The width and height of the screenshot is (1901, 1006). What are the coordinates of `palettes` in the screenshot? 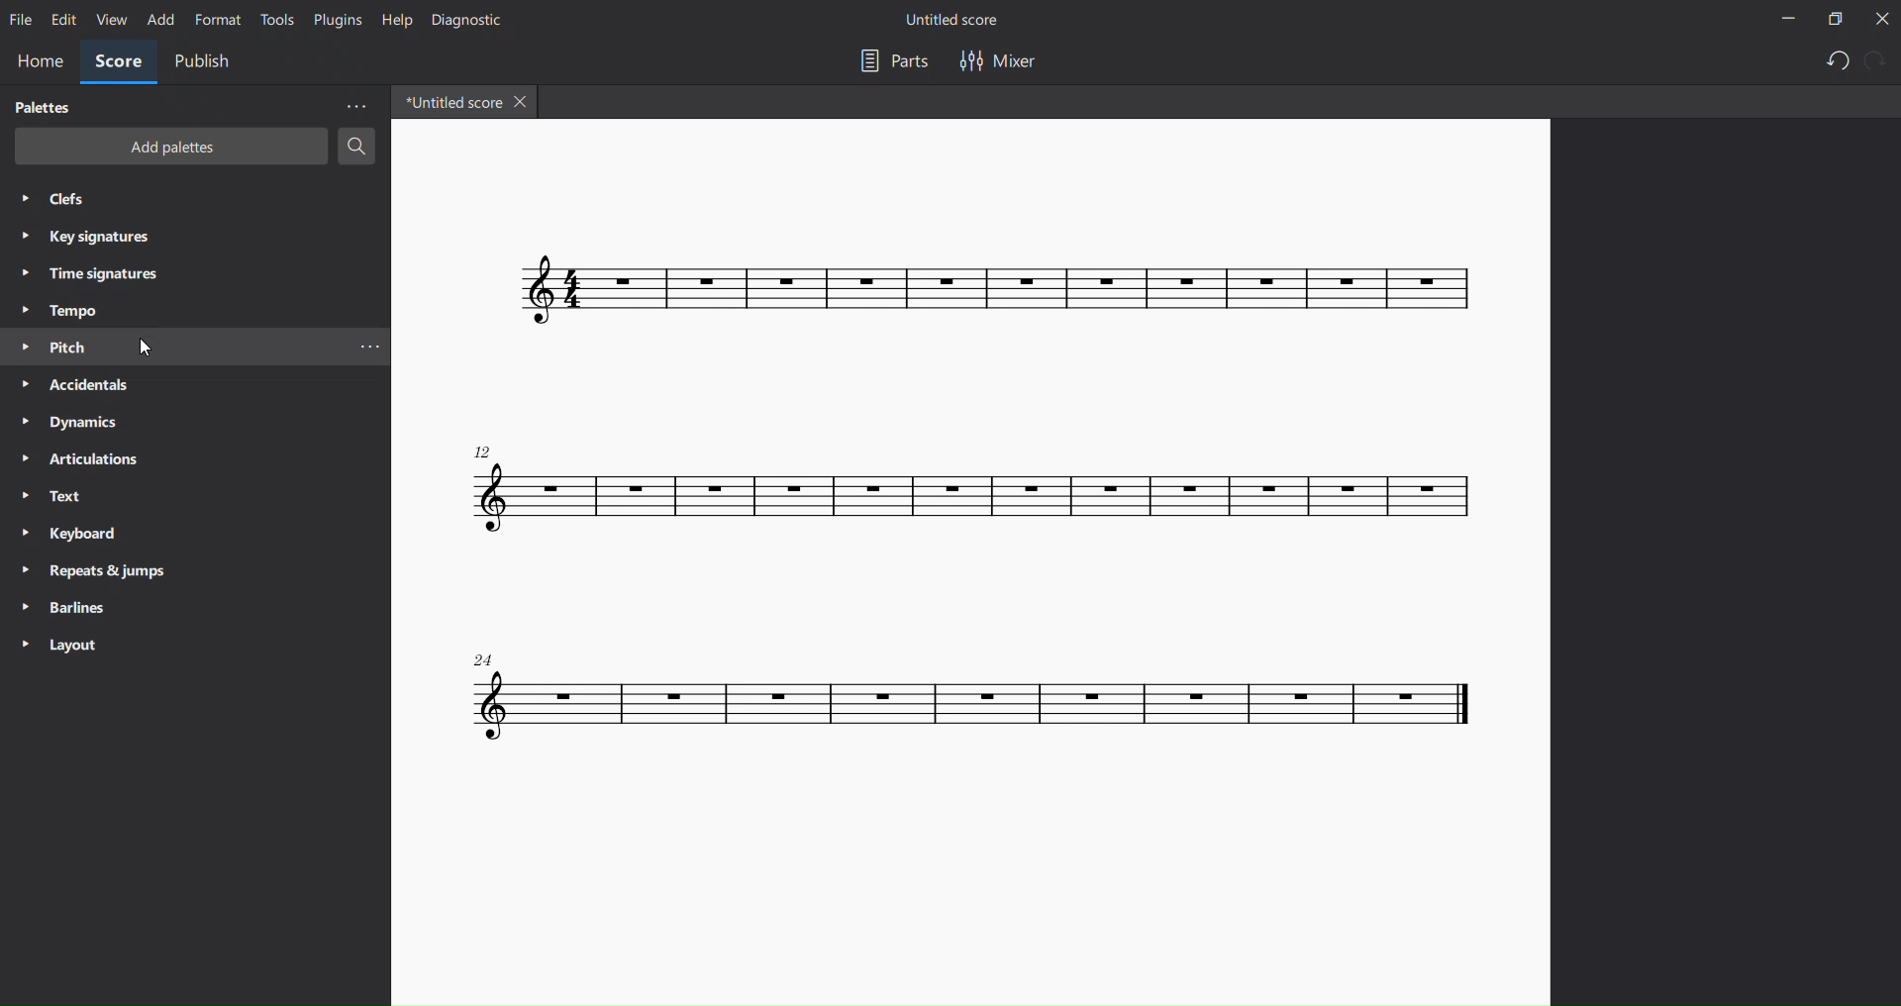 It's located at (44, 107).